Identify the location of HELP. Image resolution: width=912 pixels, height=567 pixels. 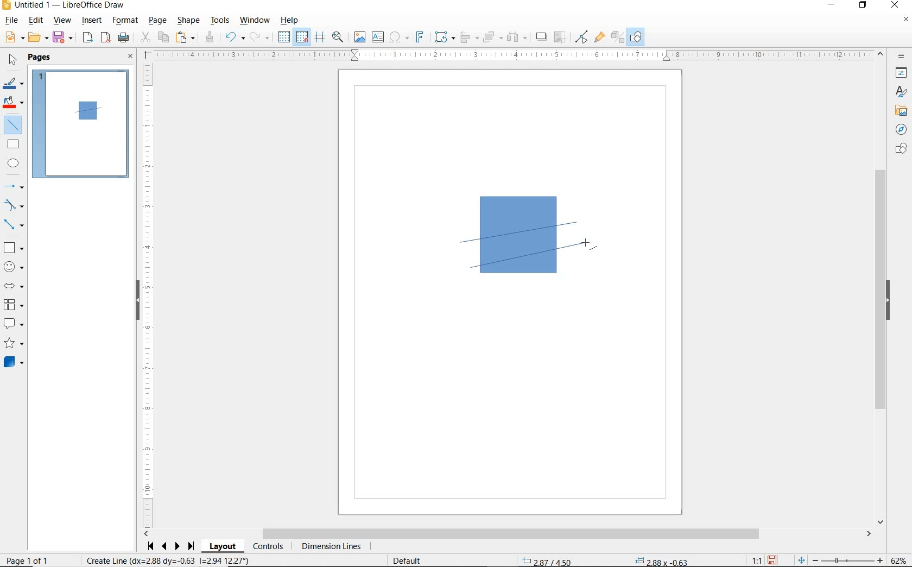
(292, 20).